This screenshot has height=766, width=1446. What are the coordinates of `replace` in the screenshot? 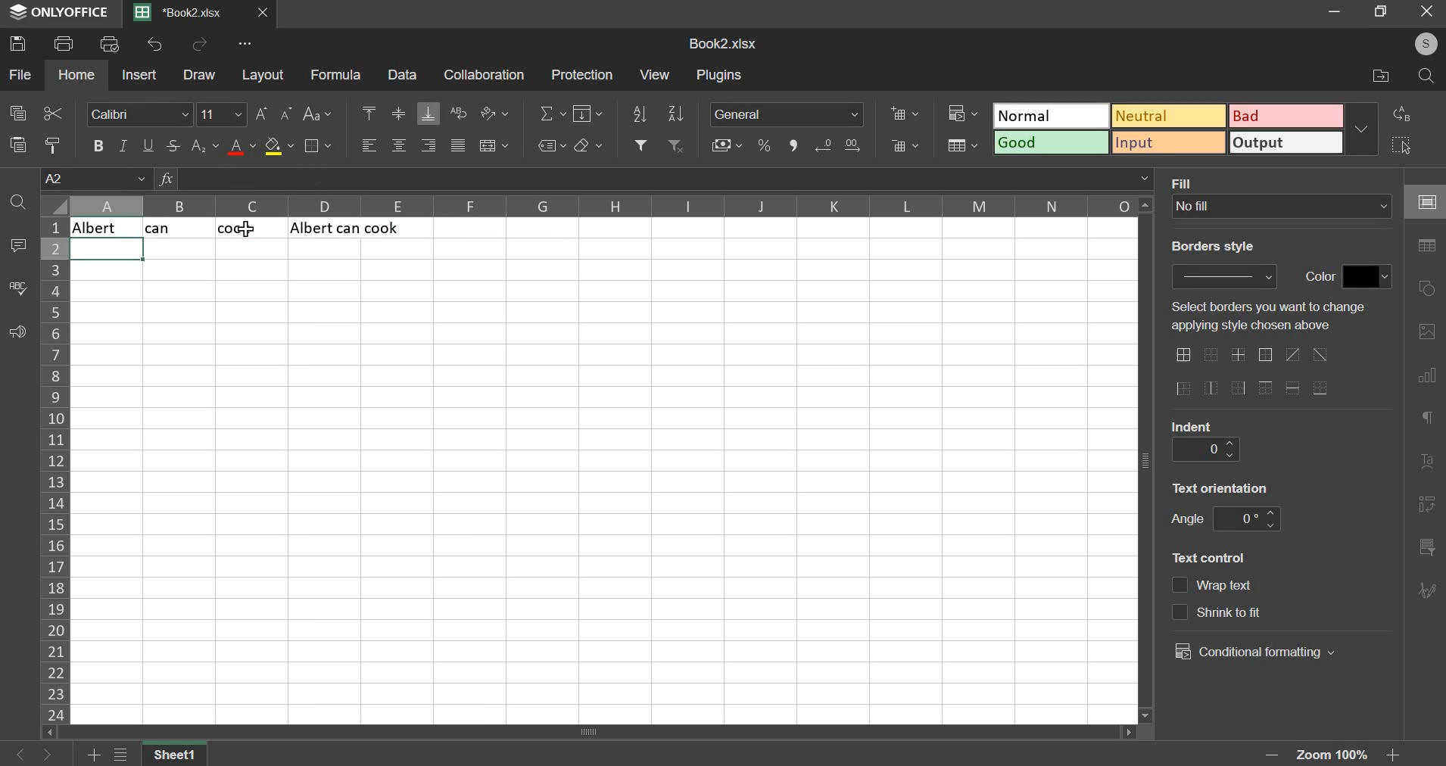 It's located at (1407, 114).